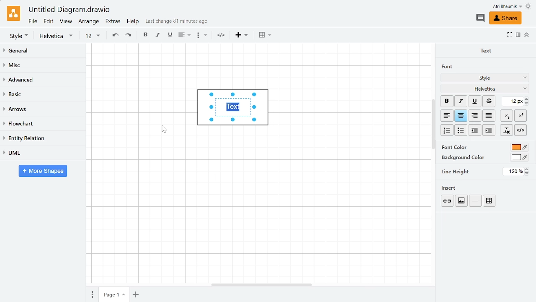 The width and height of the screenshot is (536, 302). Describe the element at coordinates (451, 188) in the screenshot. I see `insert` at that location.